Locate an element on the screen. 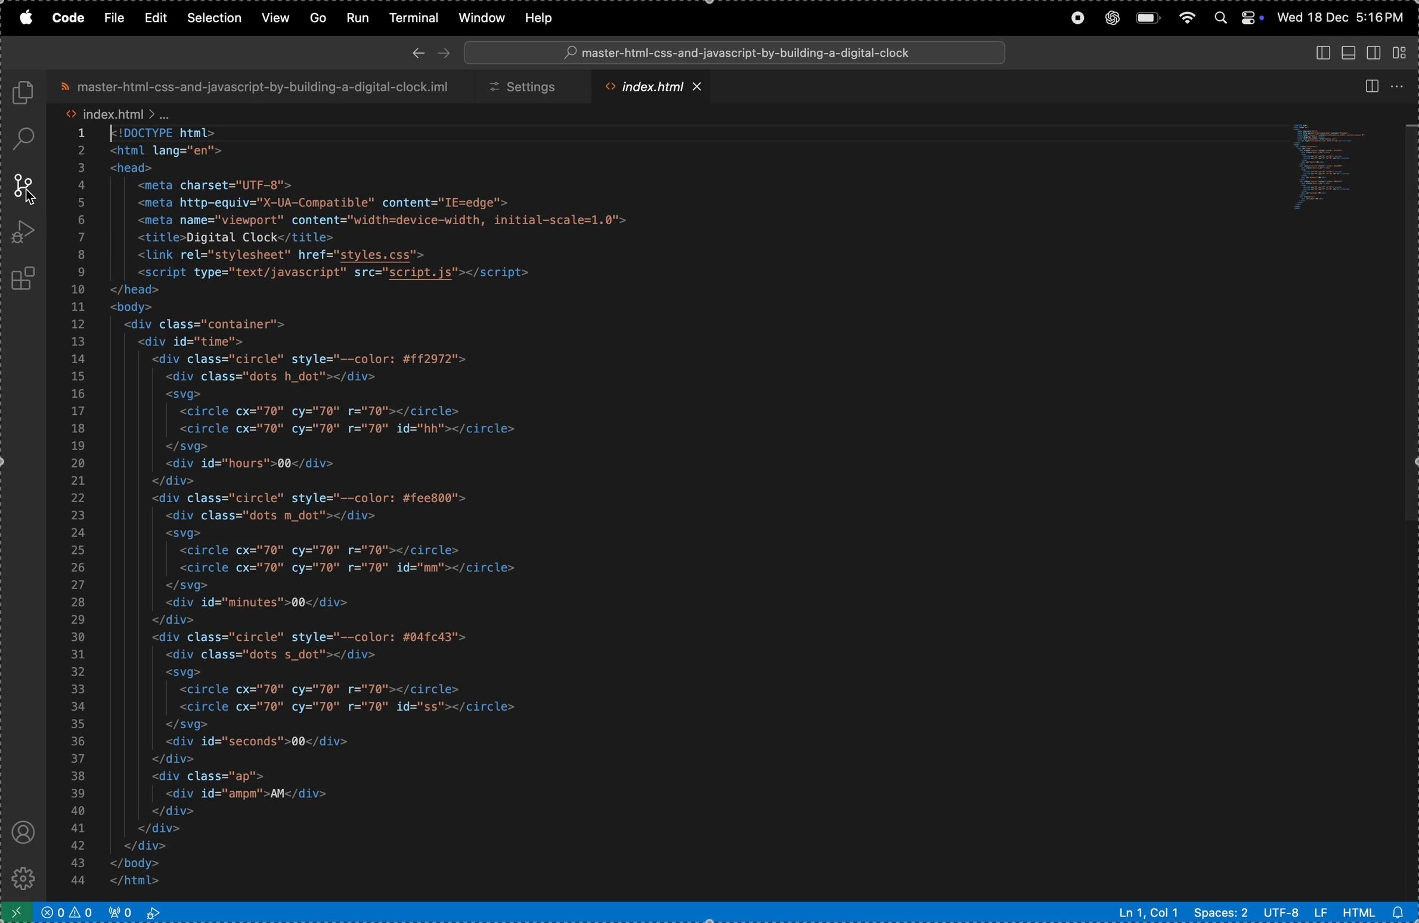 This screenshot has height=923, width=1419. edit is located at coordinates (158, 17).